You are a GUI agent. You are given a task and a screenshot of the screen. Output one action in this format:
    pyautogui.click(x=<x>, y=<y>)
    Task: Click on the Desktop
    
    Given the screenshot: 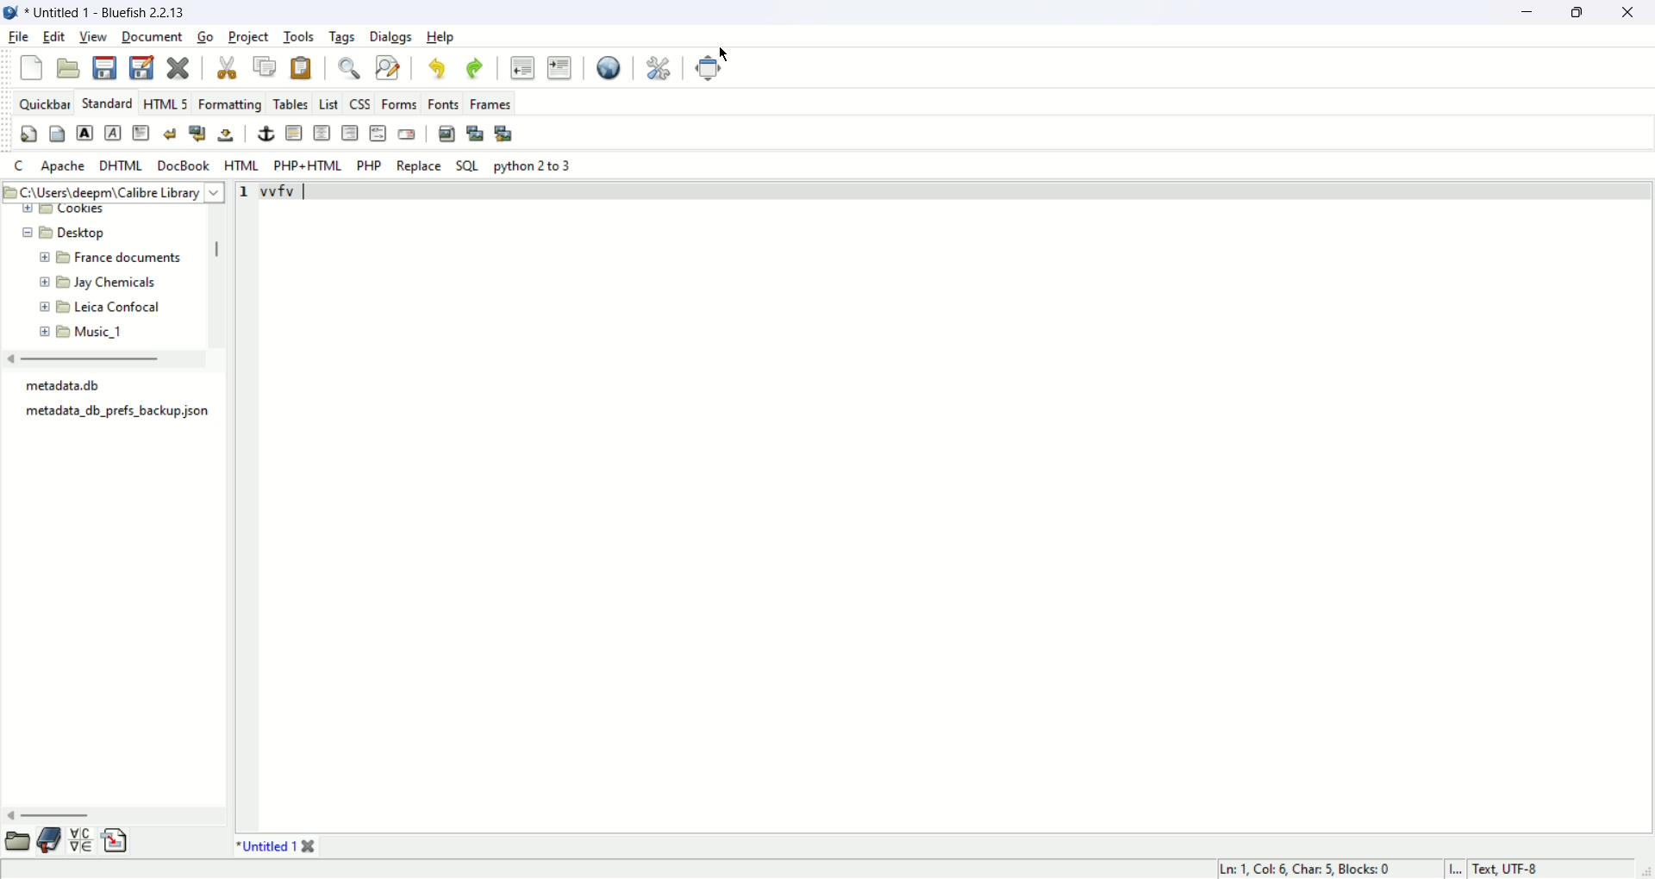 What is the action you would take?
    pyautogui.click(x=91, y=233)
    